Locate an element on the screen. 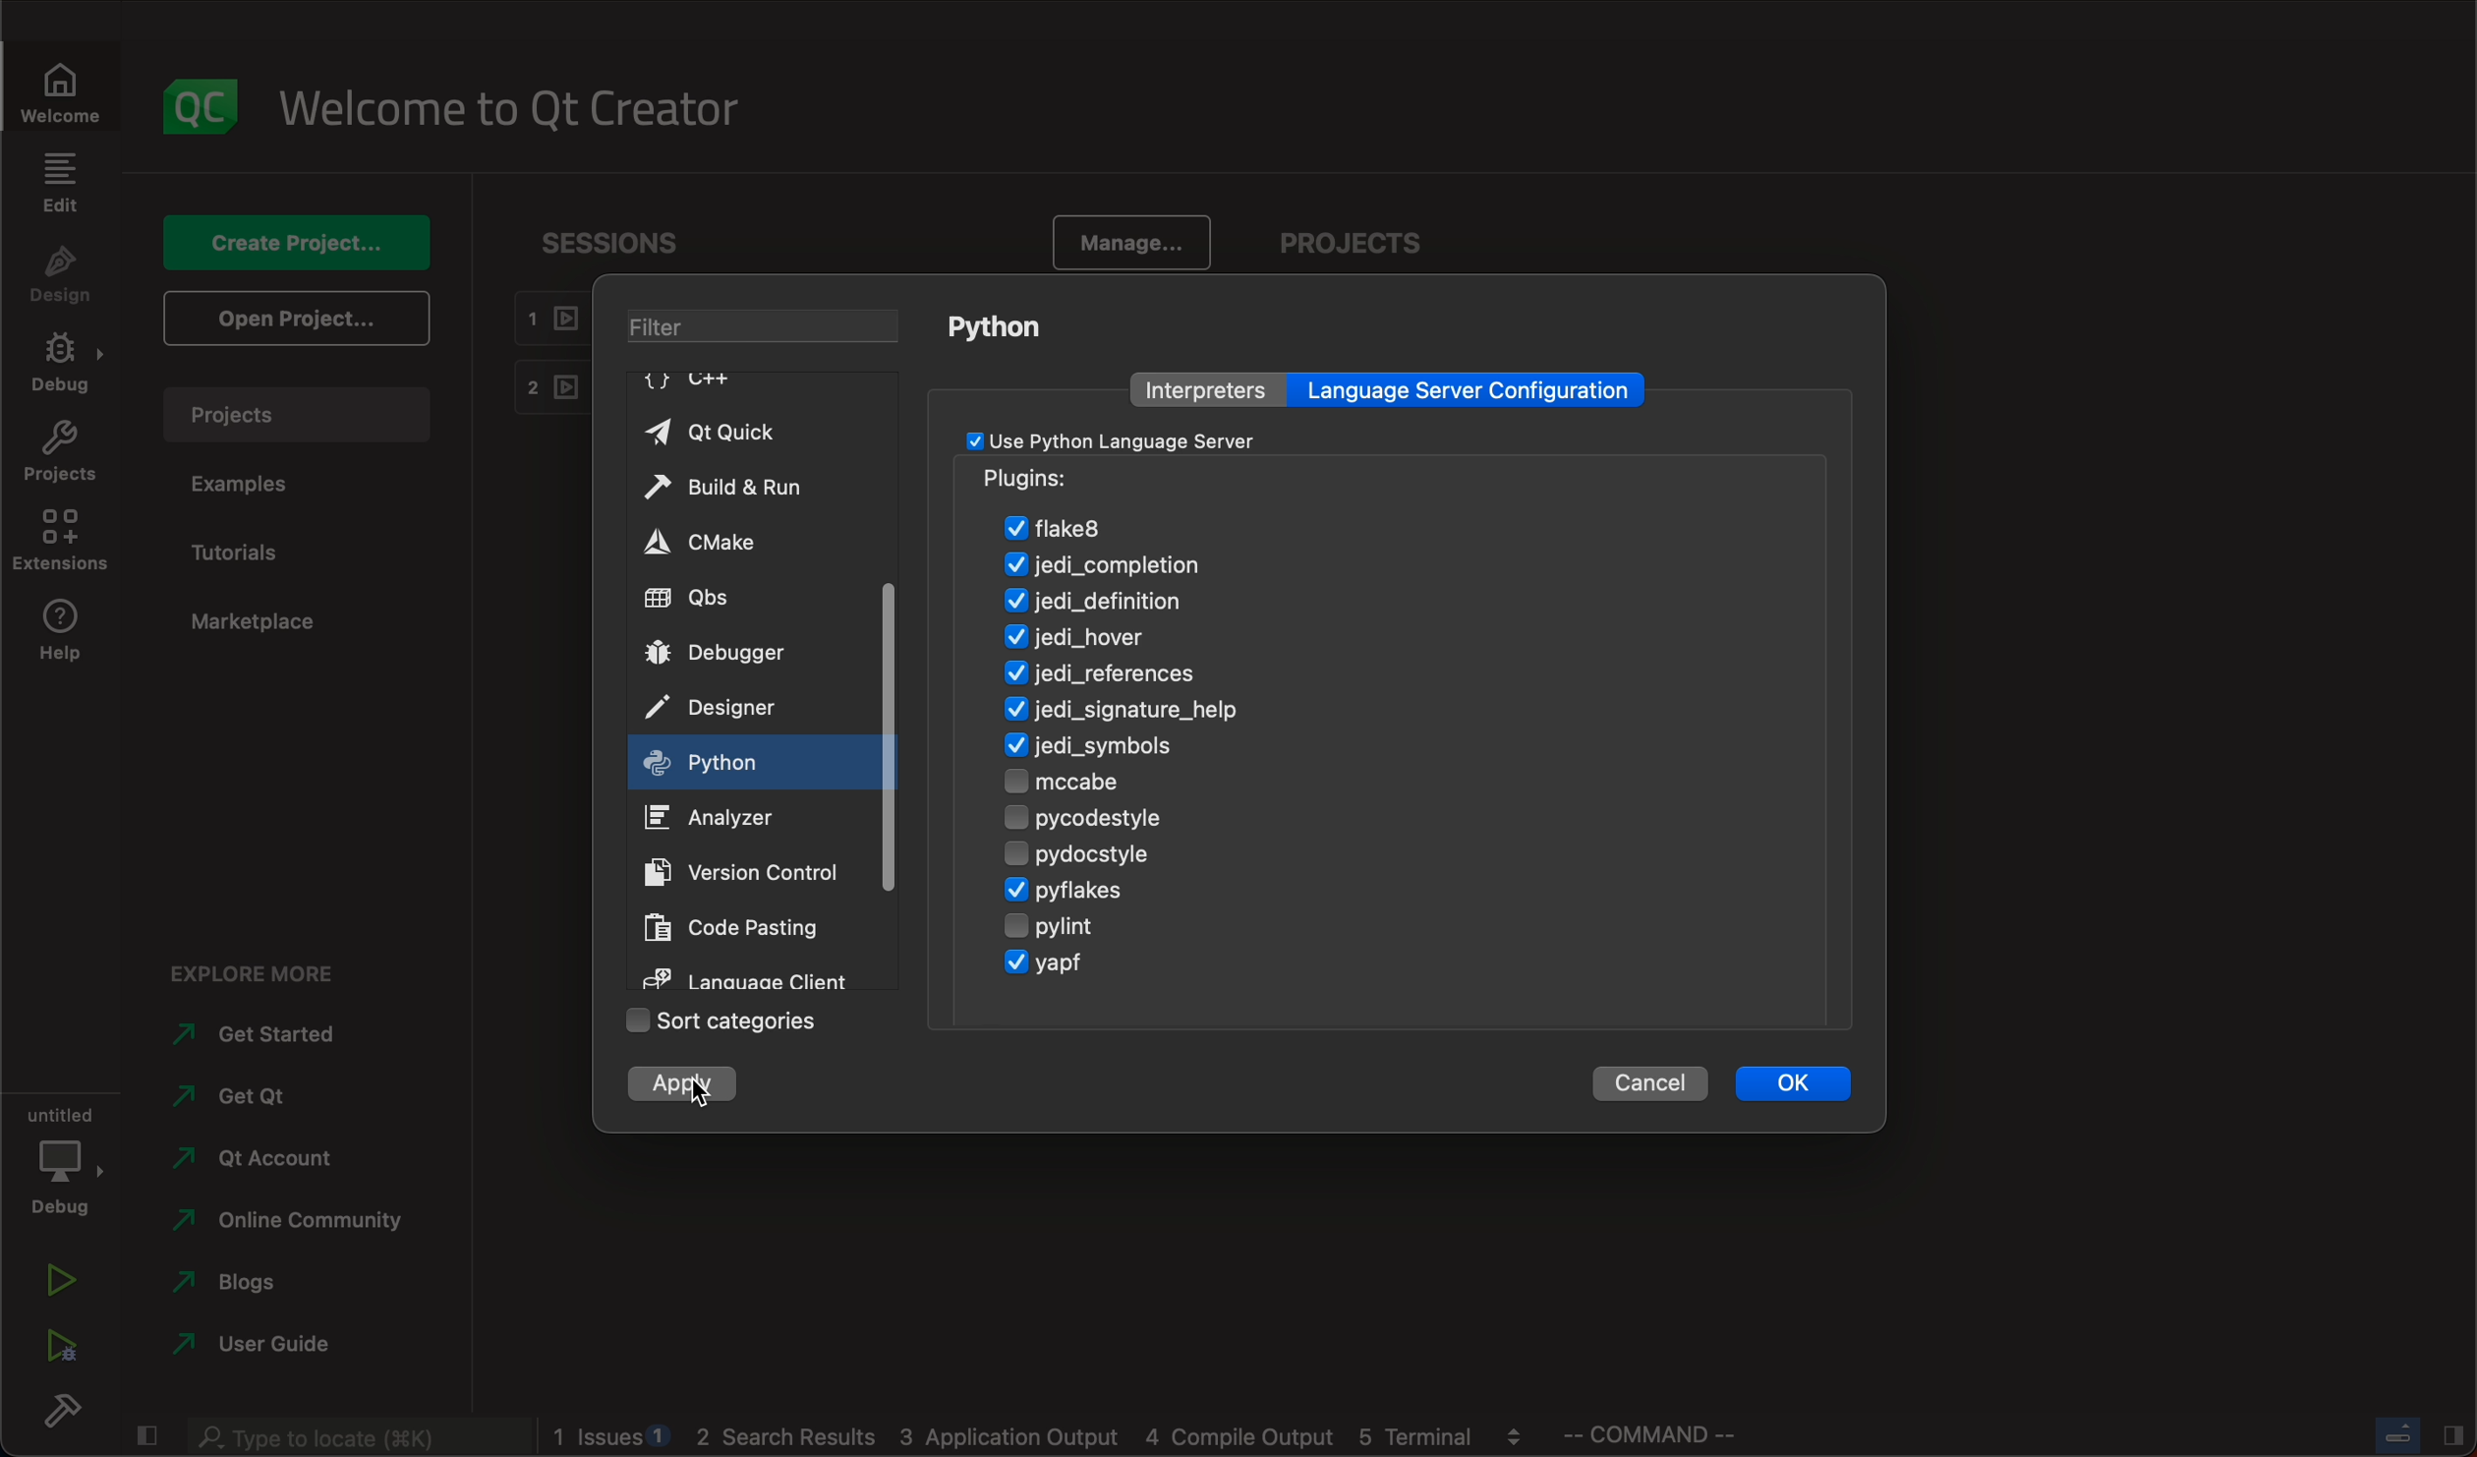 The image size is (2477, 1457). command is located at coordinates (1648, 1433).